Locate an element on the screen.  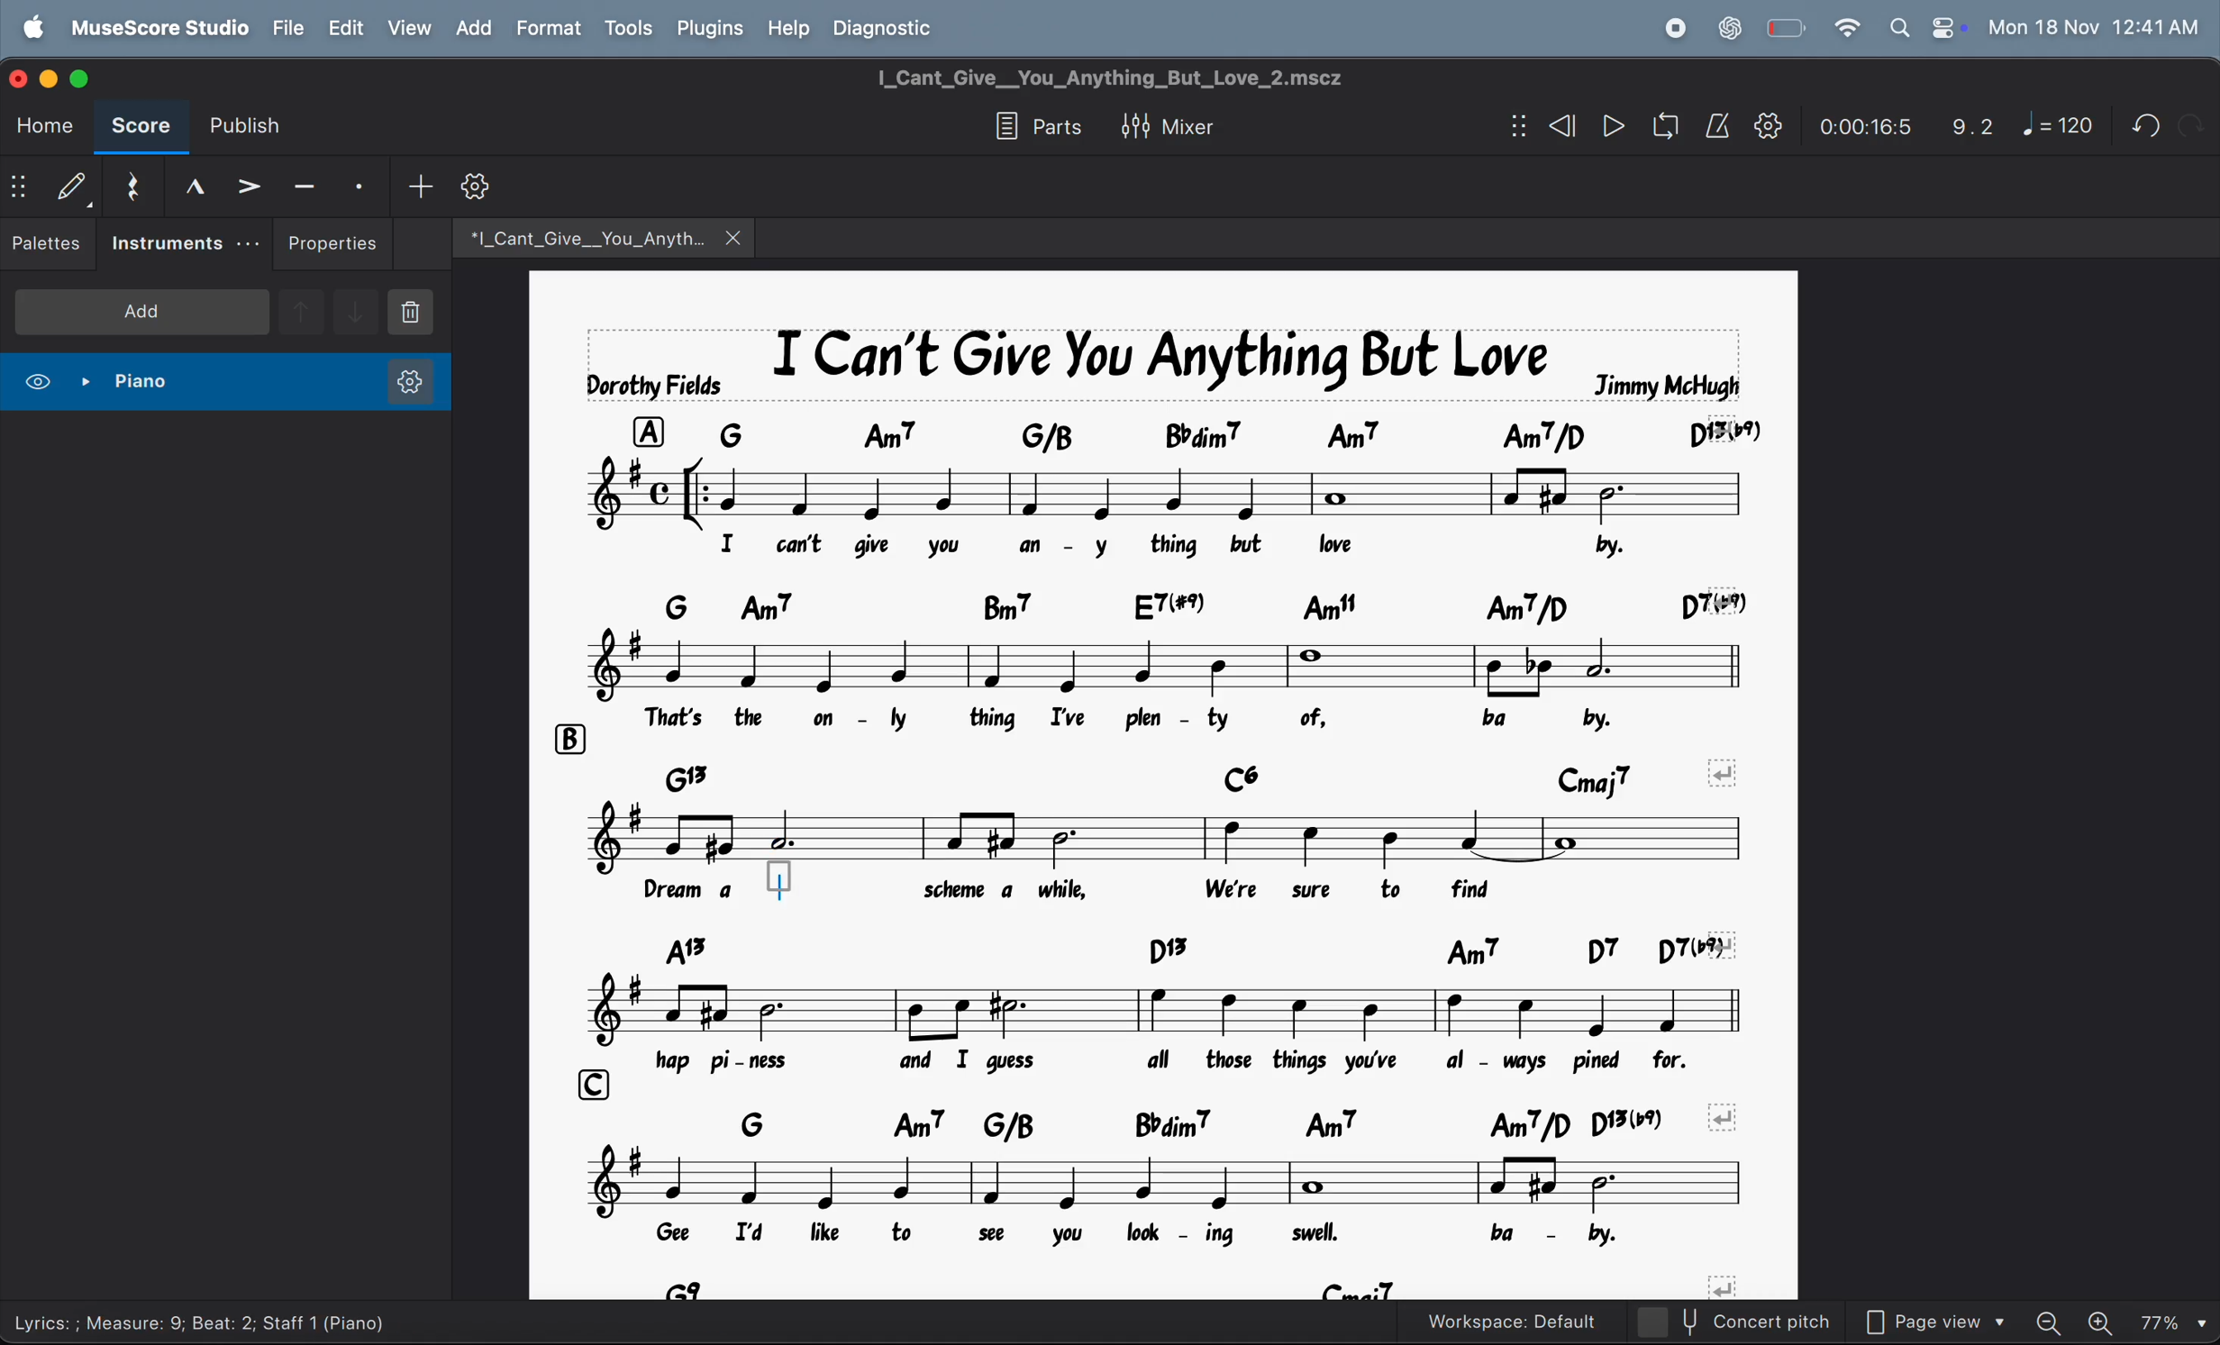
text cursor is located at coordinates (789, 886).